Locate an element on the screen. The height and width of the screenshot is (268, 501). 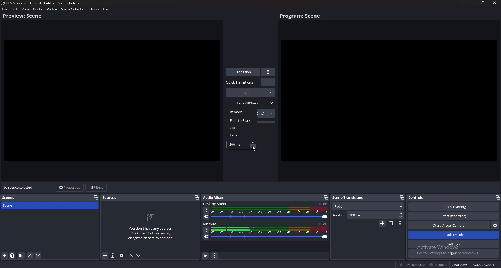
fade(300ms) is located at coordinates (251, 103).